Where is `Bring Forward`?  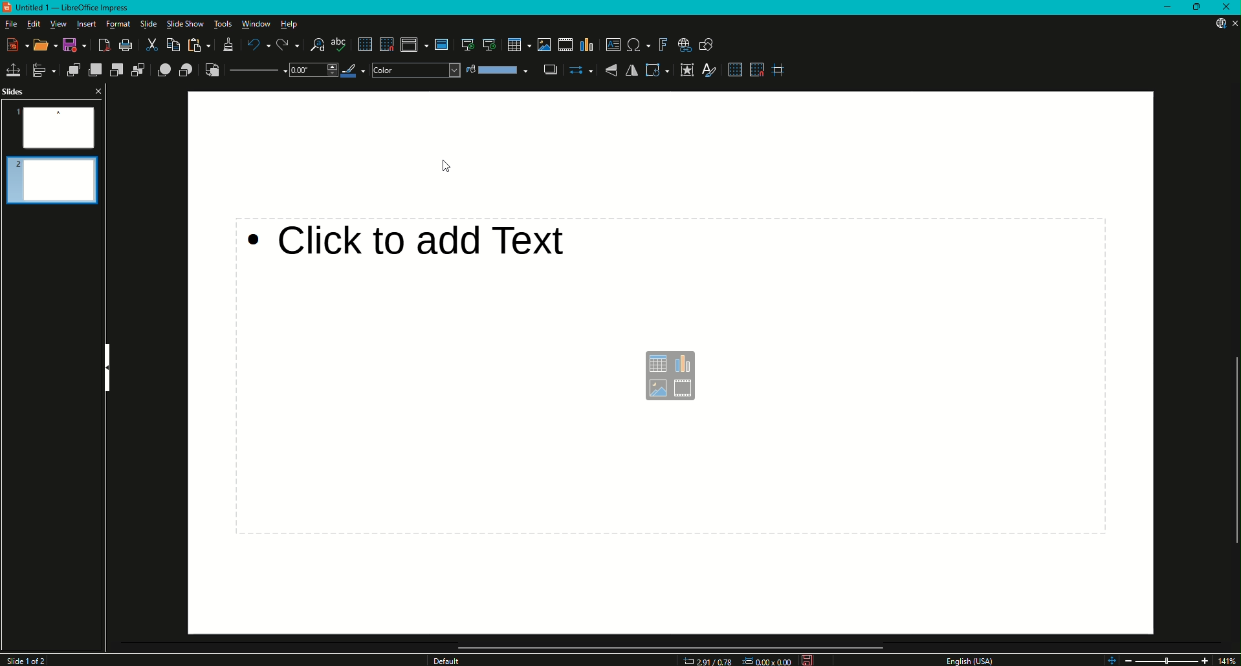
Bring Forward is located at coordinates (94, 70).